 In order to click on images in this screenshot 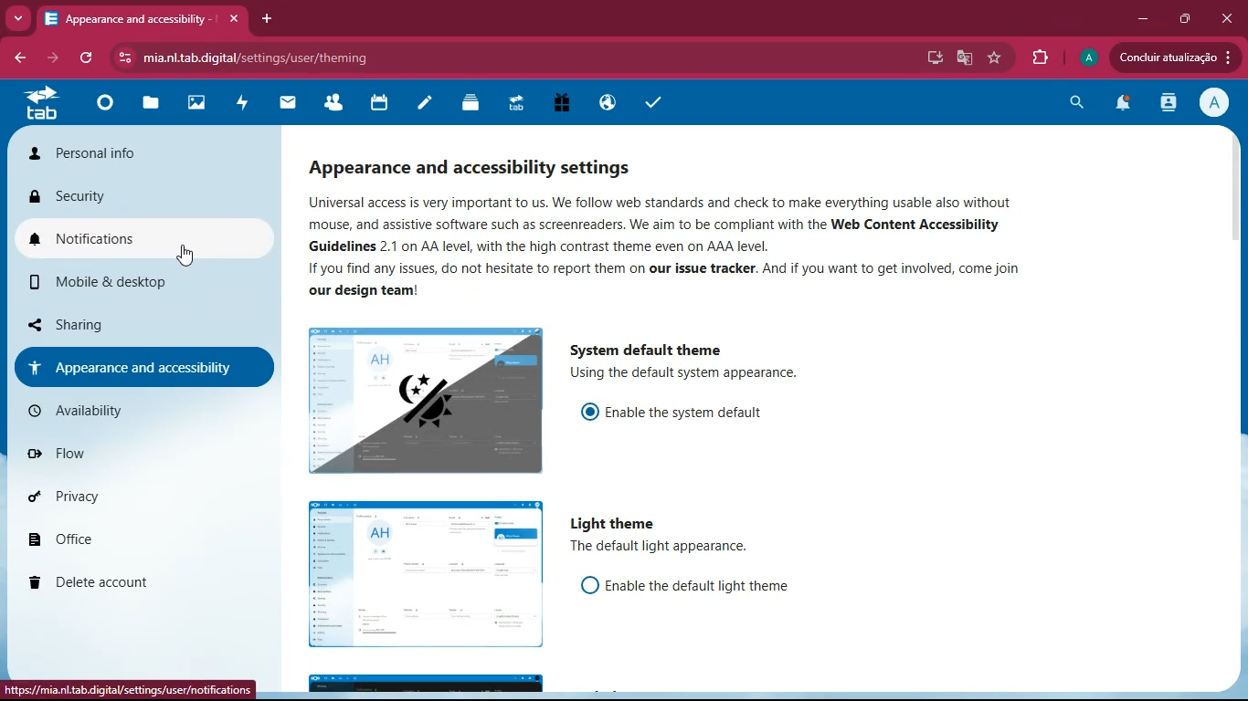, I will do `click(195, 102)`.